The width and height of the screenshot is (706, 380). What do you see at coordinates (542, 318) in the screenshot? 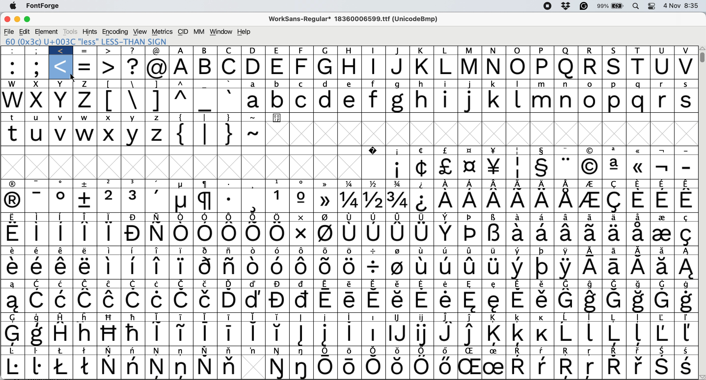
I see `Symbol` at bounding box center [542, 318].